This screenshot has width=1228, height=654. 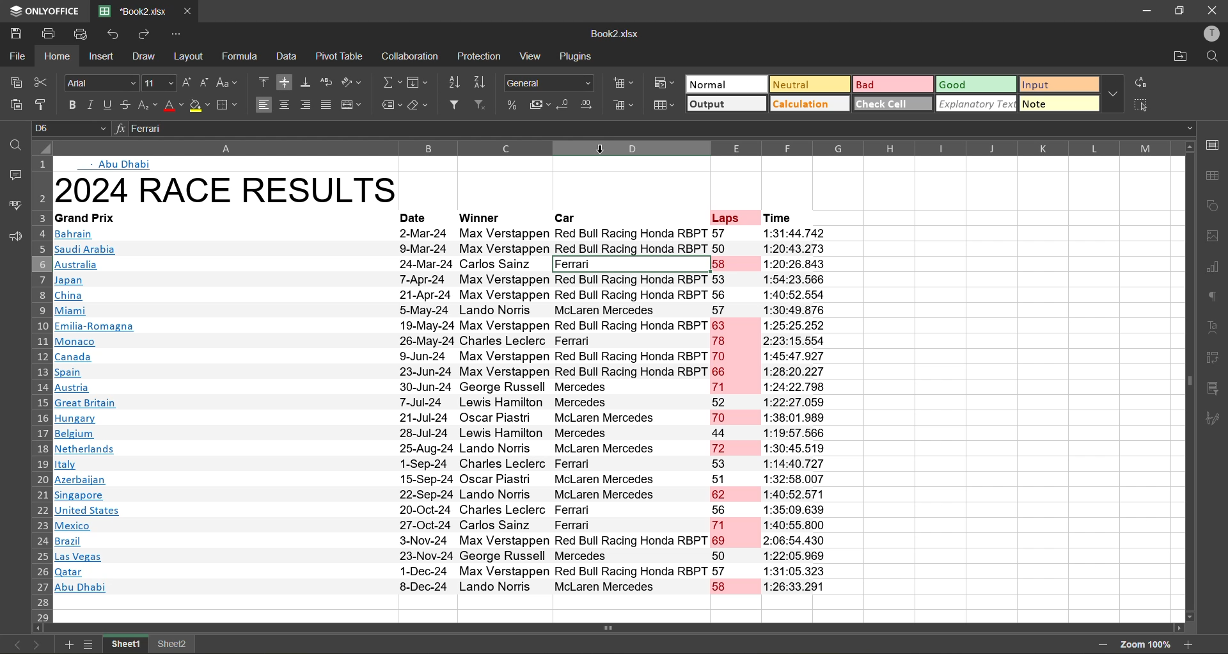 I want to click on comments, so click(x=13, y=177).